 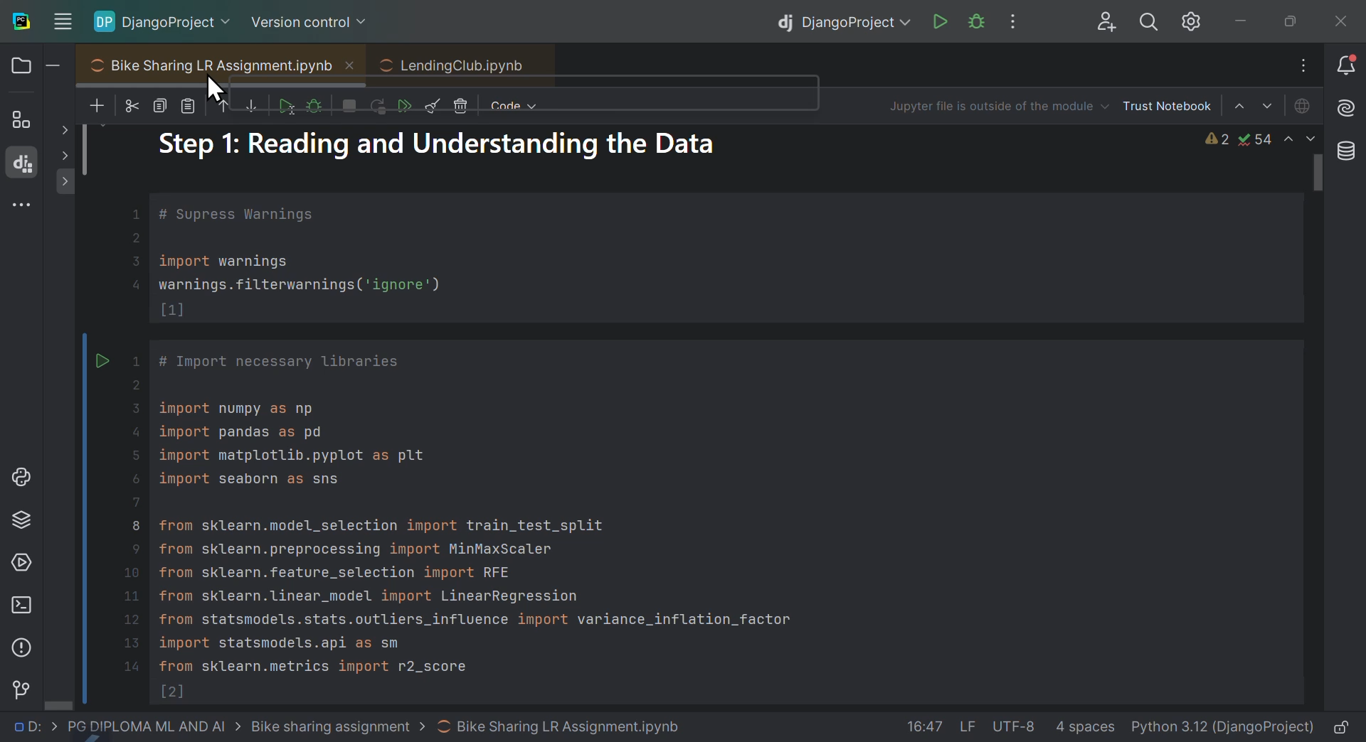 I want to click on show, so click(x=65, y=131).